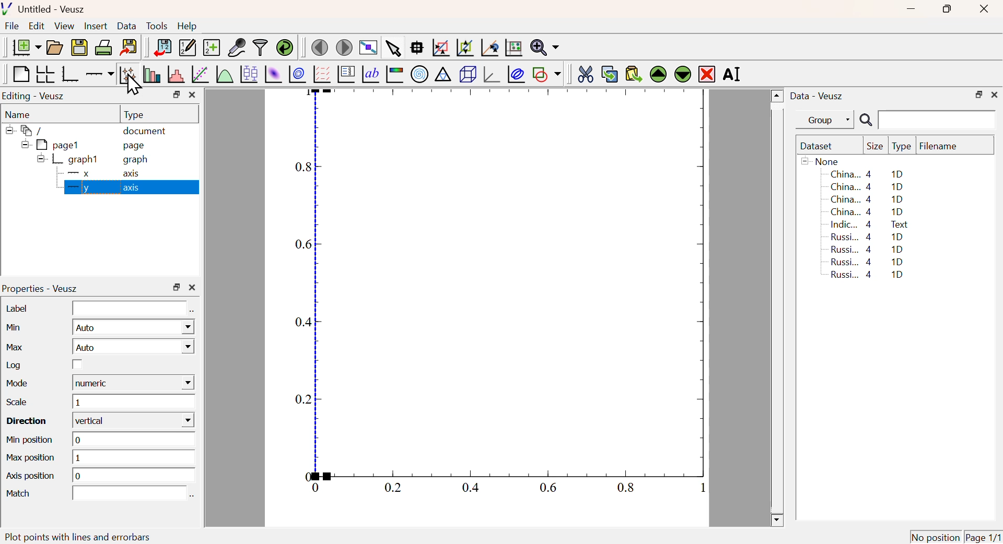 This screenshot has height=544, width=1003. Describe the element at coordinates (911, 9) in the screenshot. I see `Minimize` at that location.